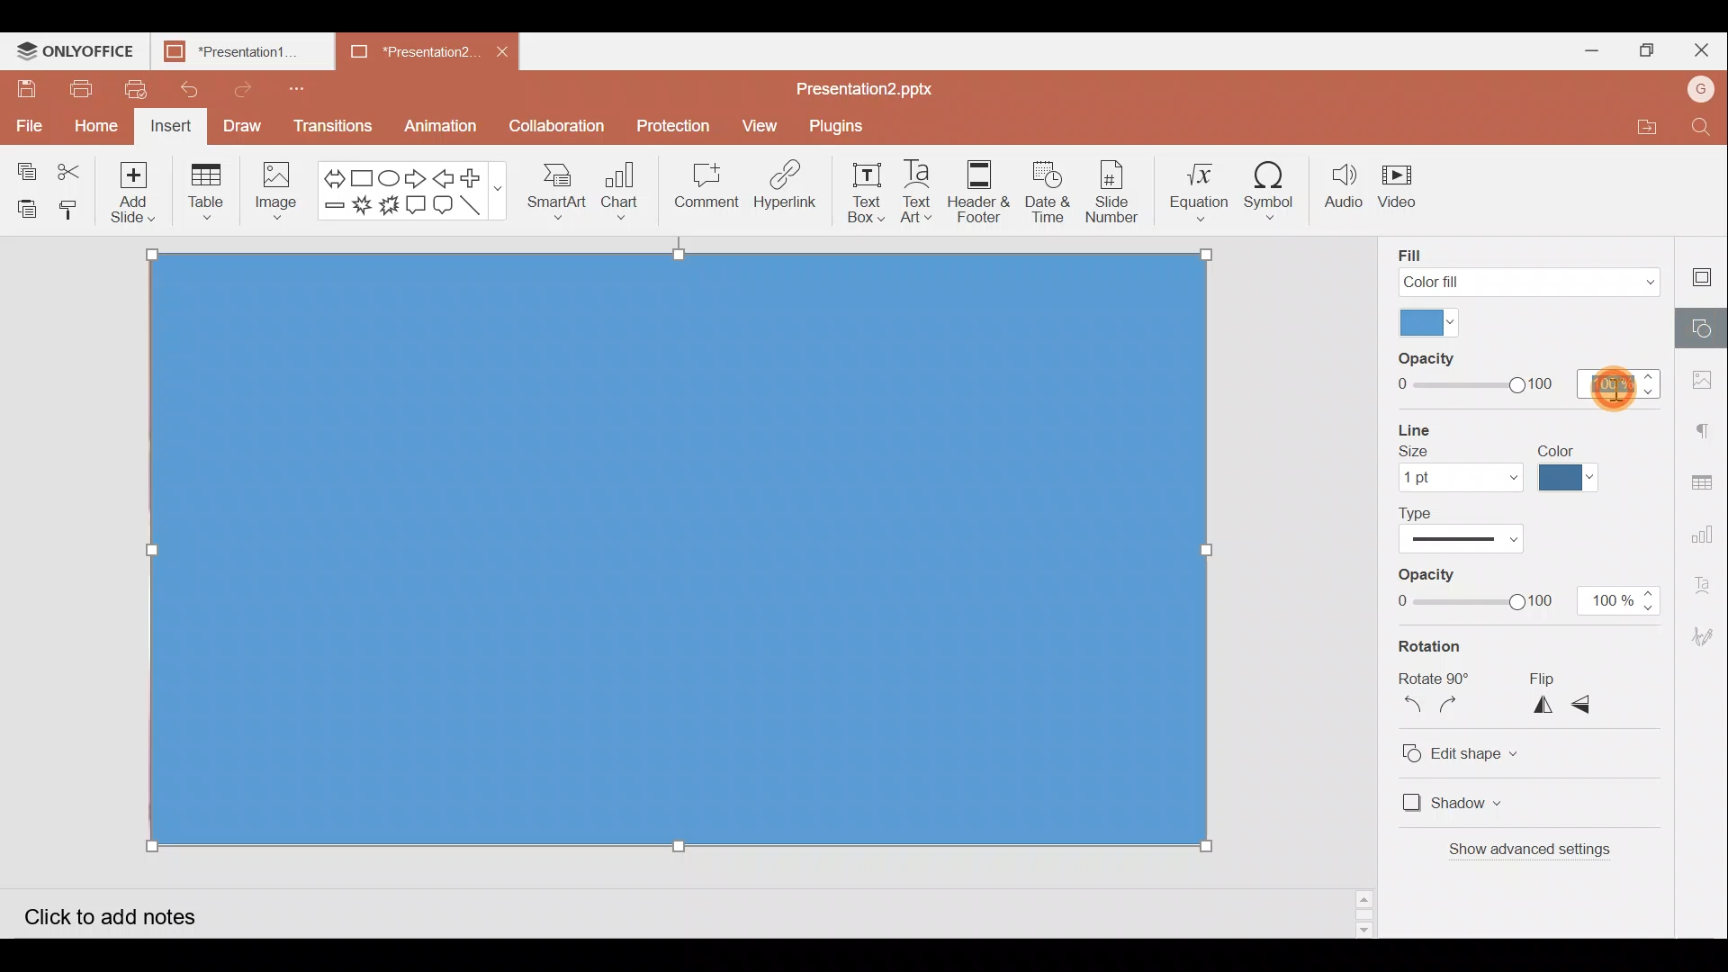 The width and height of the screenshot is (1728, 972). Describe the element at coordinates (123, 911) in the screenshot. I see `Click to add notes` at that location.